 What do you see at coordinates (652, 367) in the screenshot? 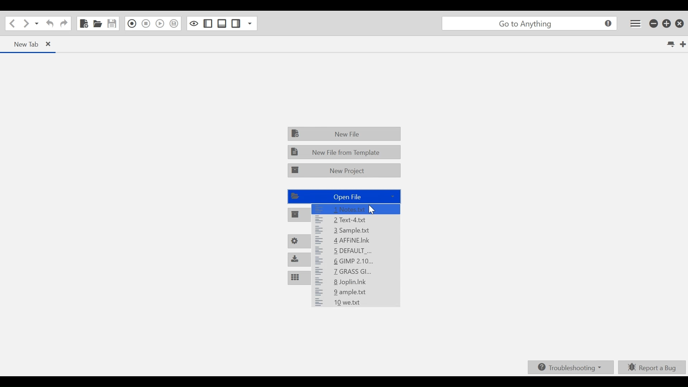
I see `Report a bUg` at bounding box center [652, 367].